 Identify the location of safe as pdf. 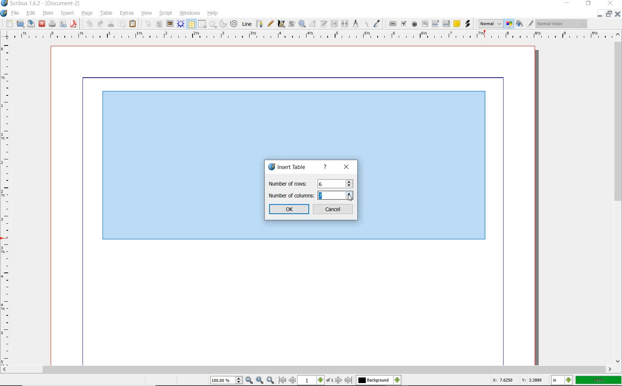
(74, 24).